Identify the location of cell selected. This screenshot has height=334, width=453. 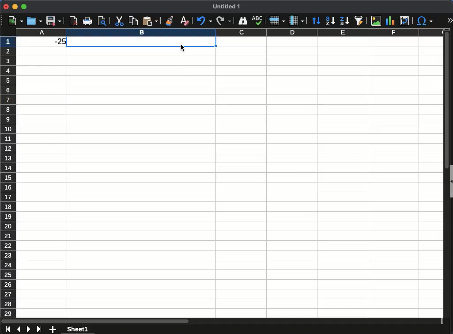
(145, 42).